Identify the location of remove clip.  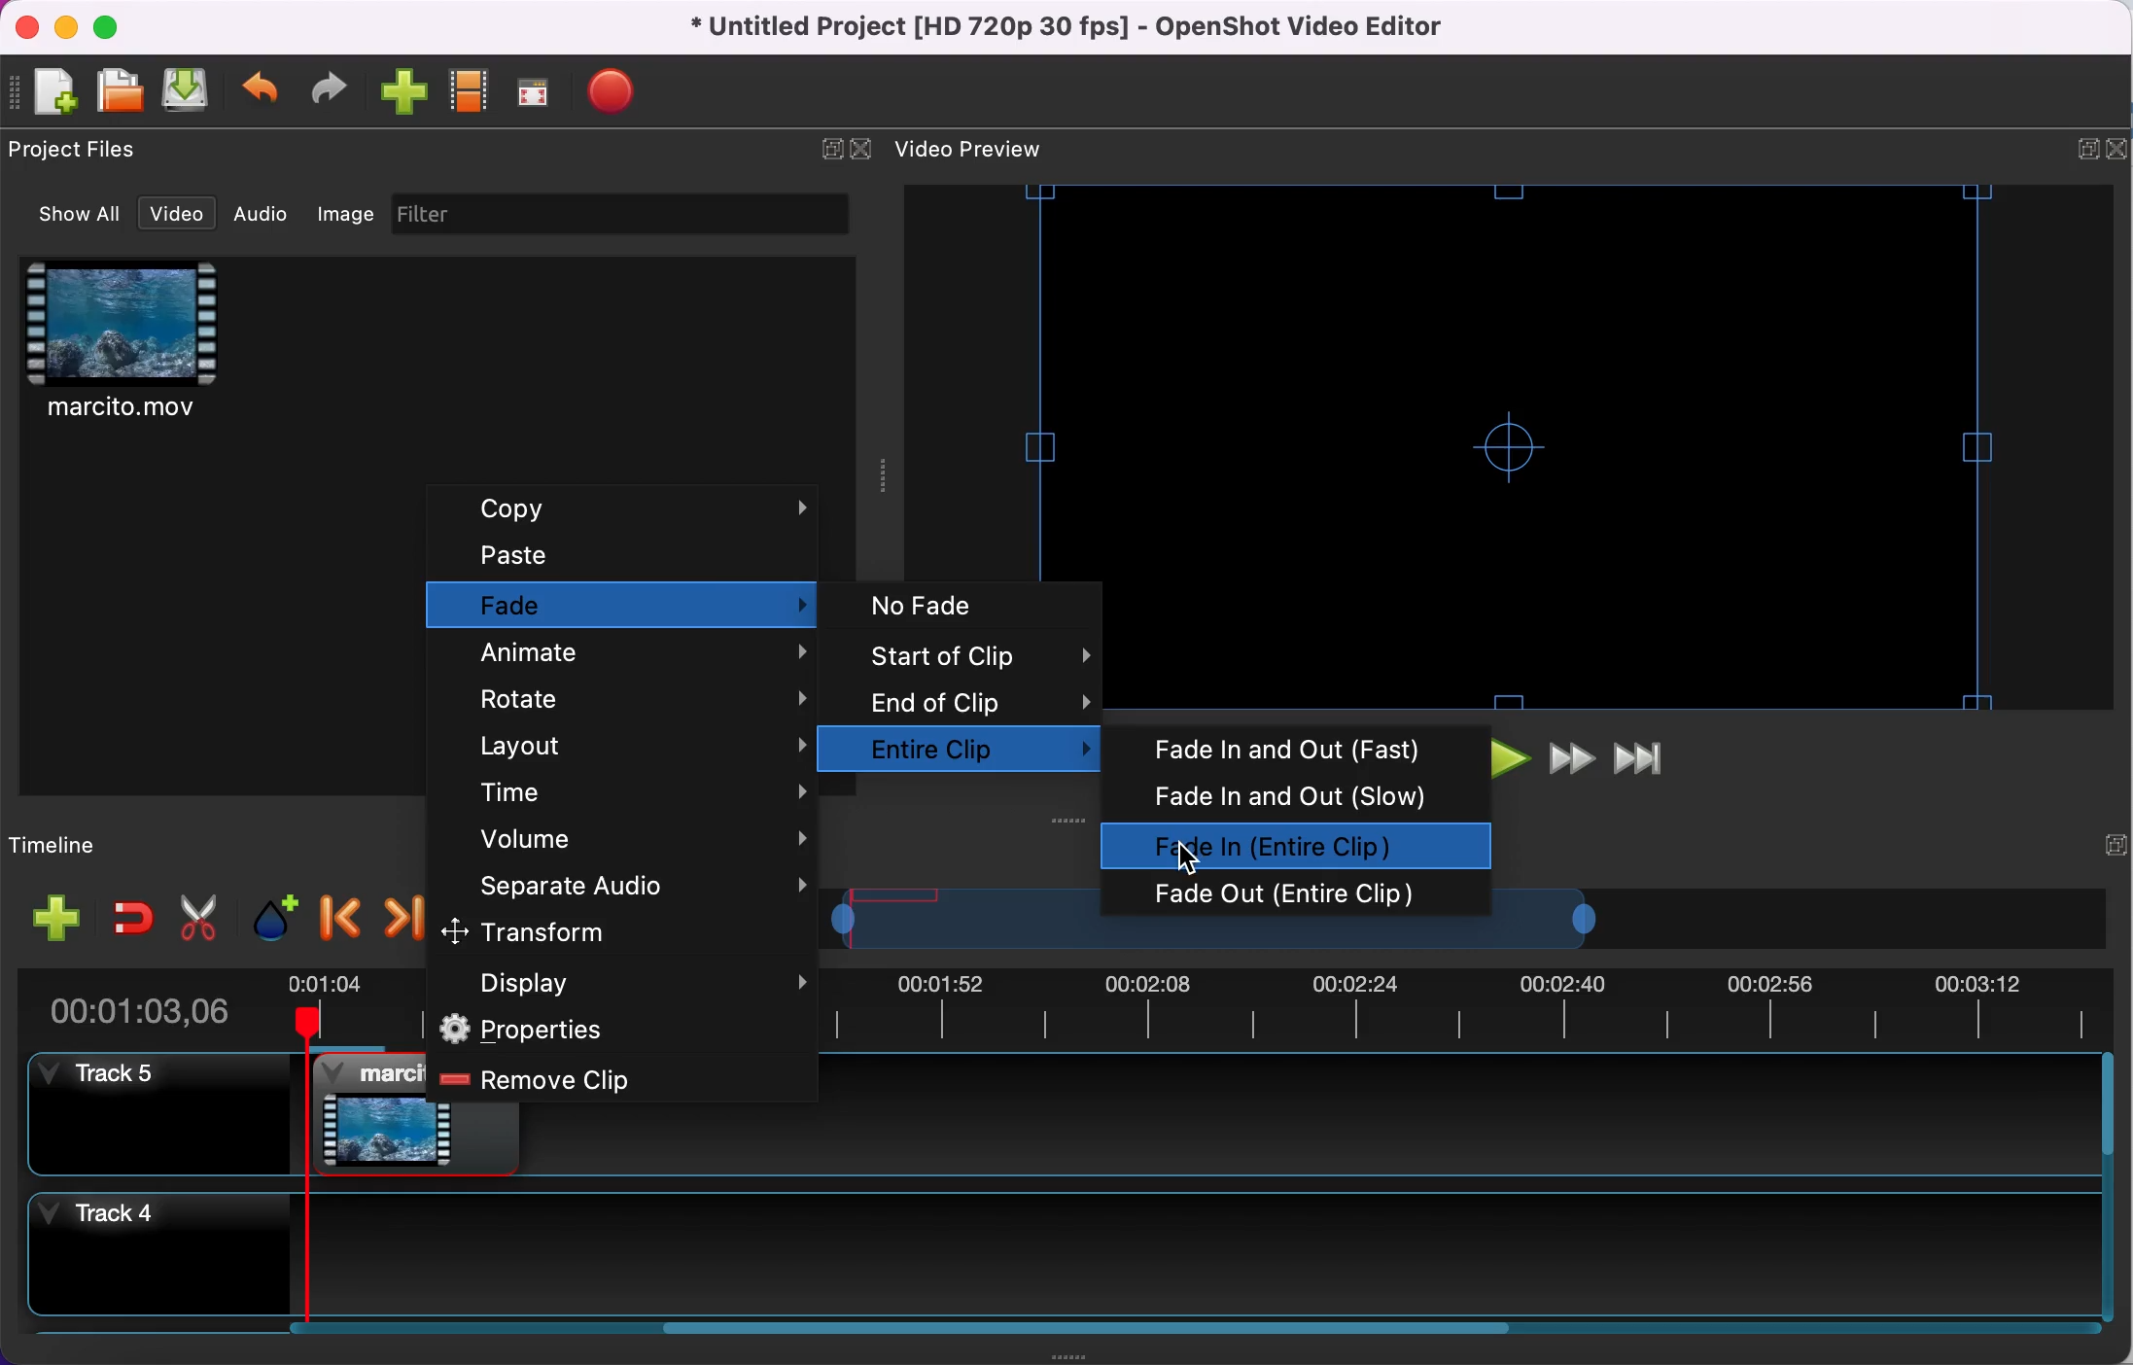
(592, 1080).